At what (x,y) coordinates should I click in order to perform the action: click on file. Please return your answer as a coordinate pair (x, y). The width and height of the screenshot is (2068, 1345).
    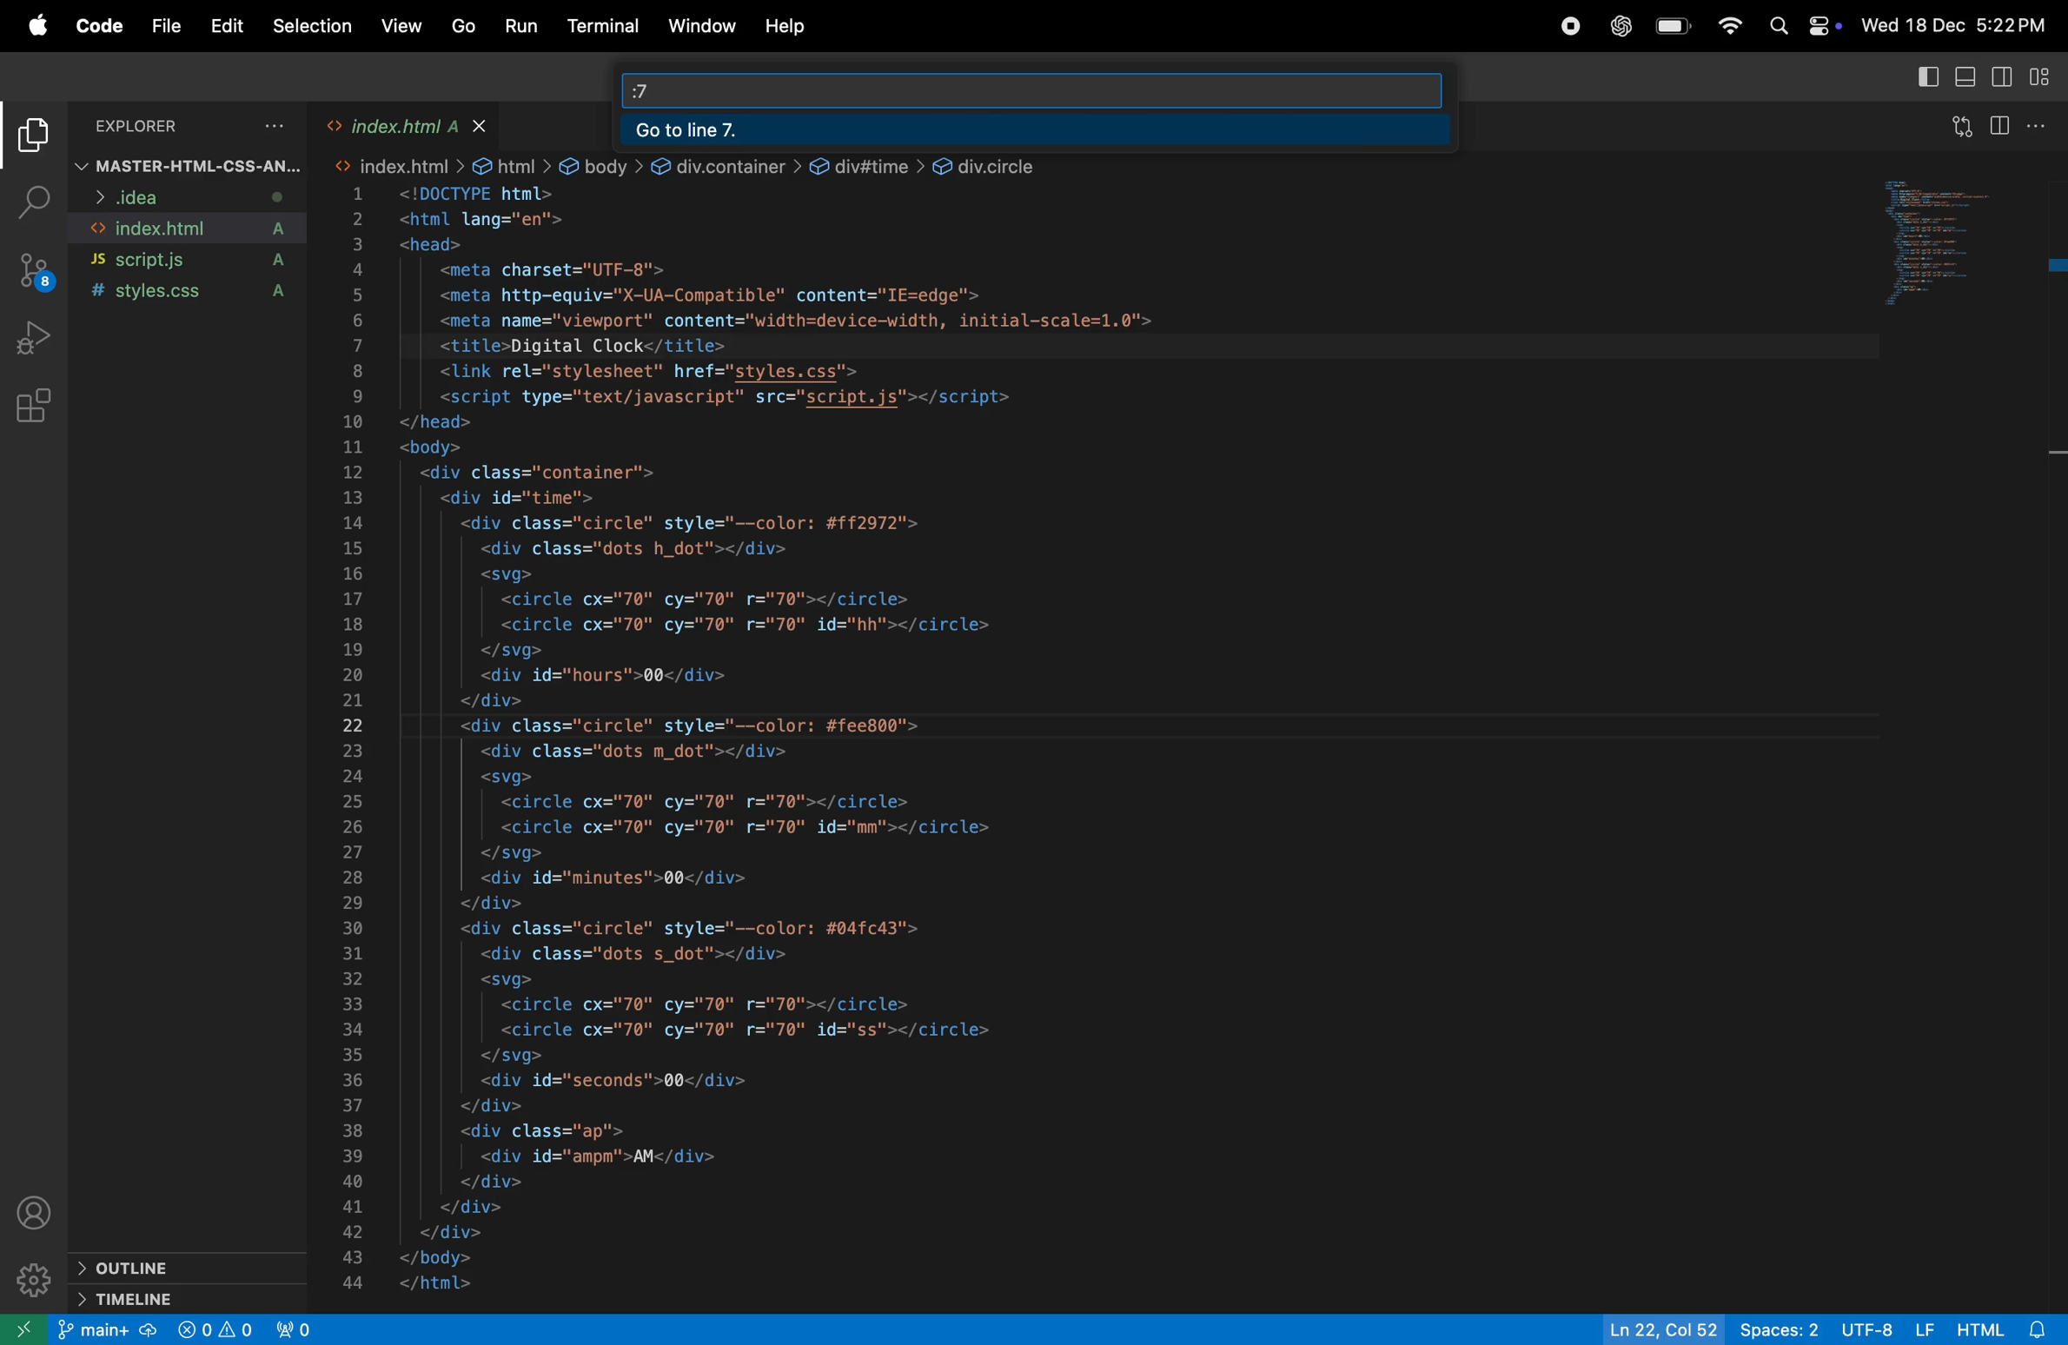
    Looking at the image, I should click on (169, 28).